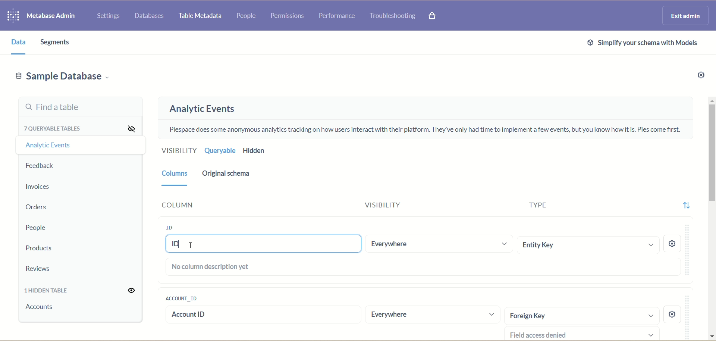 The image size is (716, 341). What do you see at coordinates (673, 315) in the screenshot?
I see `settings` at bounding box center [673, 315].